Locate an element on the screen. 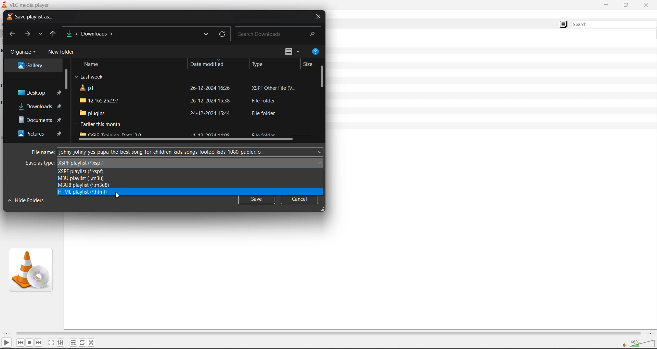 Image resolution: width=657 pixels, height=349 pixels. type is located at coordinates (258, 65).